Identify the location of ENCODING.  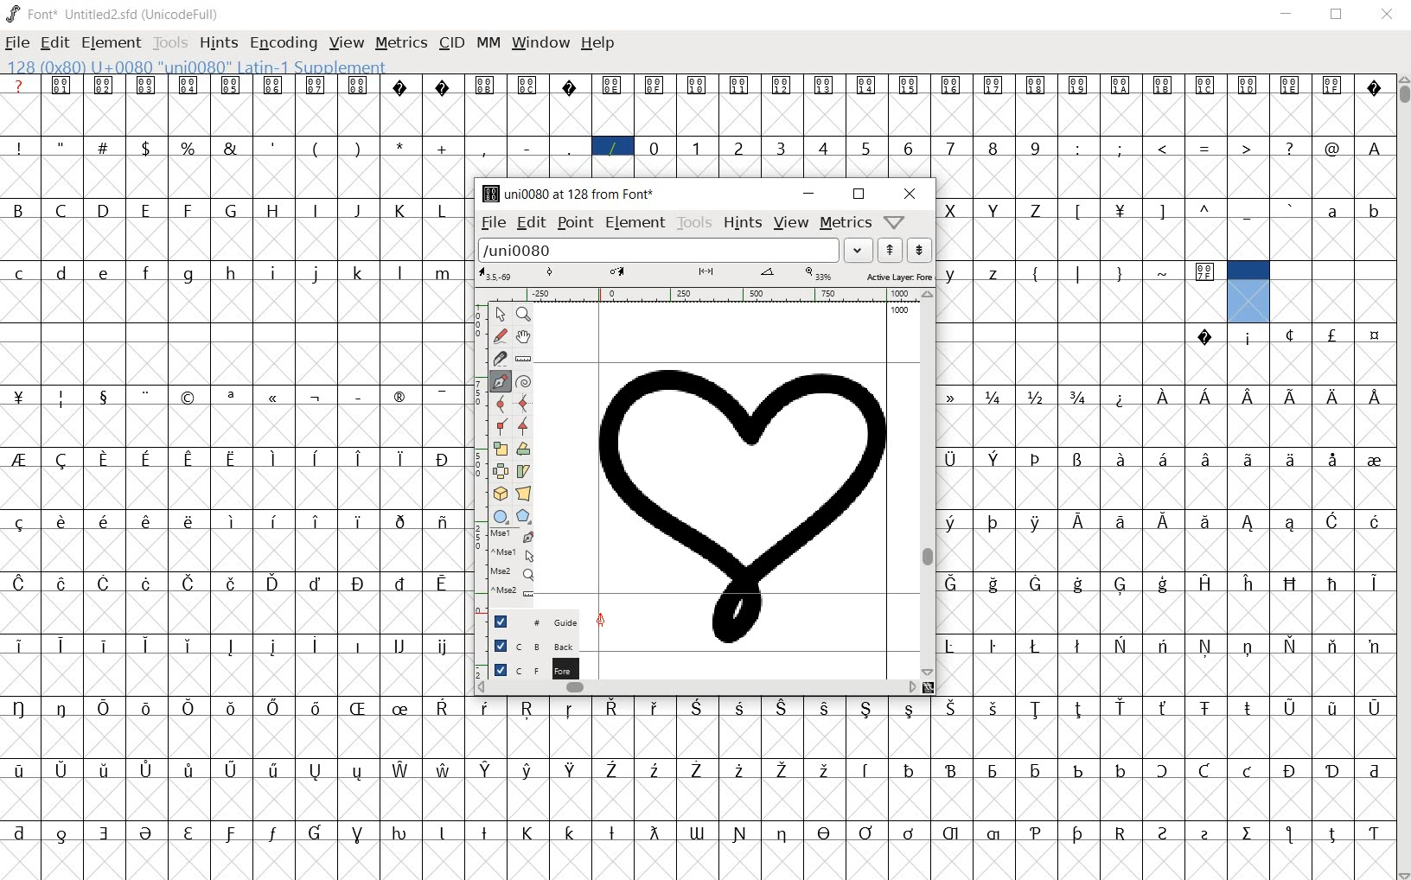
(282, 42).